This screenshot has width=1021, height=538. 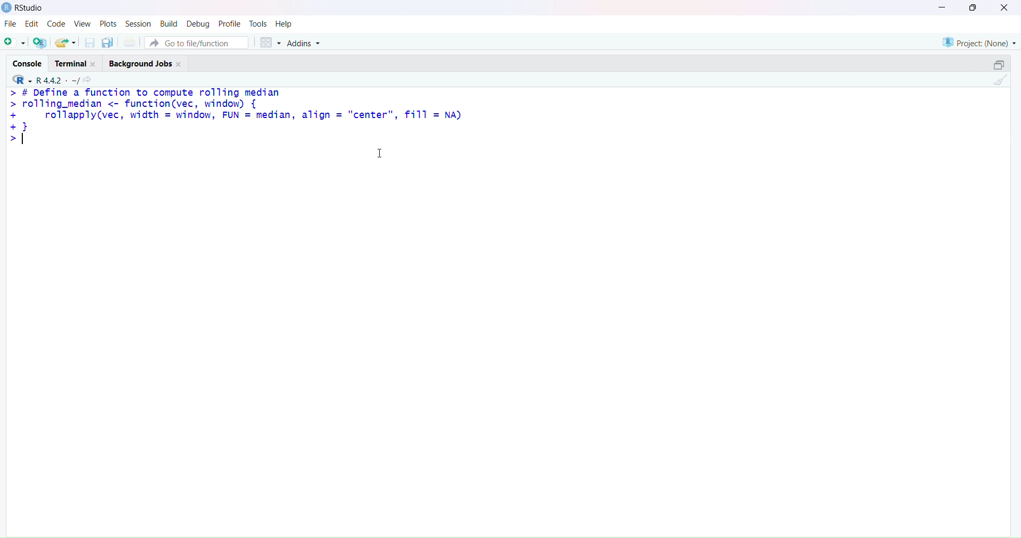 What do you see at coordinates (88, 79) in the screenshot?
I see `search icon` at bounding box center [88, 79].